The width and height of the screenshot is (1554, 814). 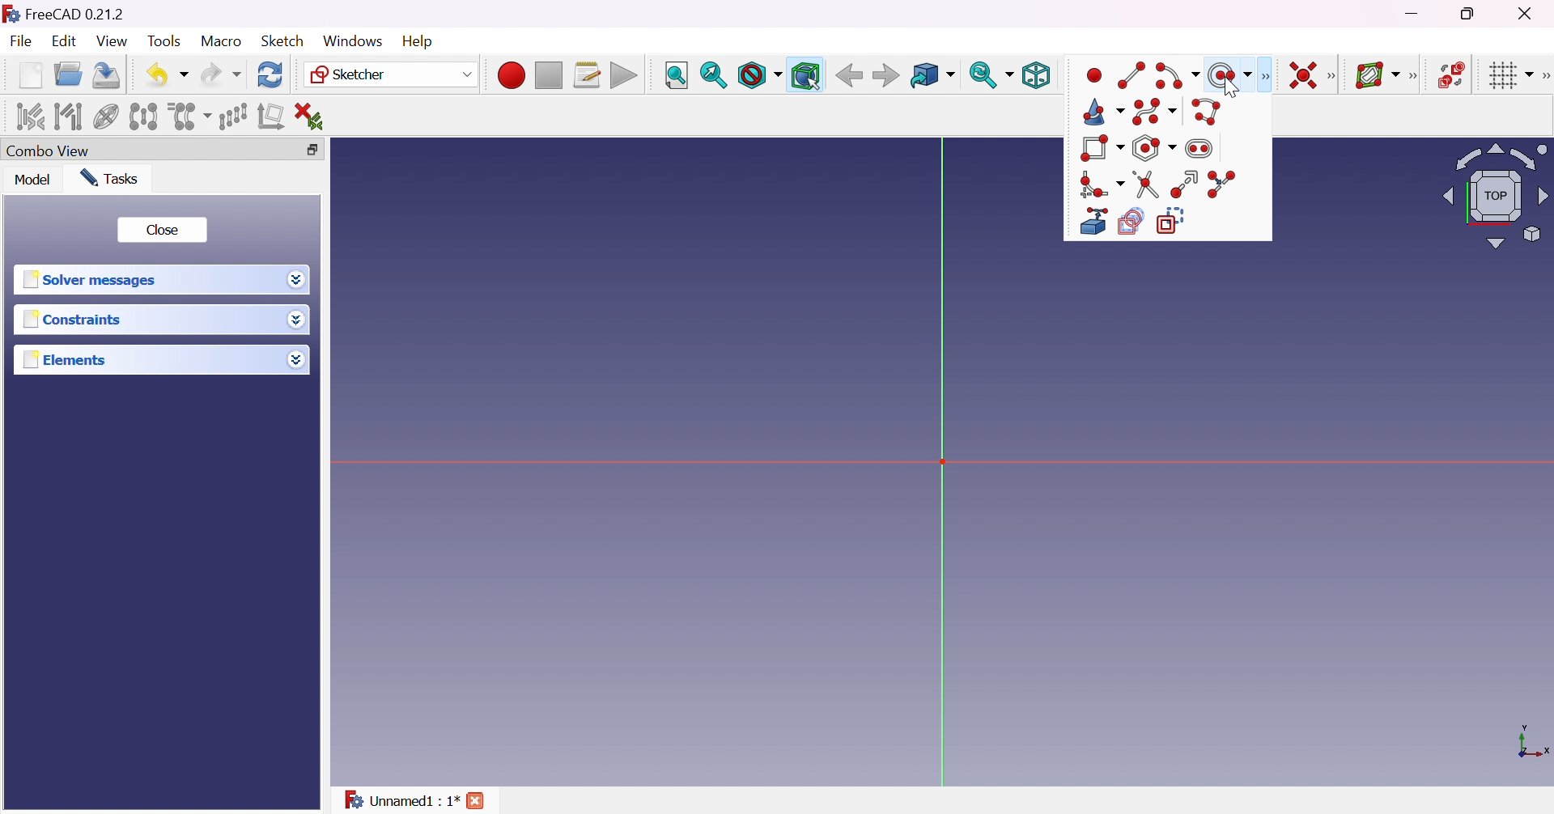 What do you see at coordinates (1102, 149) in the screenshot?
I see `Create rectangle` at bounding box center [1102, 149].